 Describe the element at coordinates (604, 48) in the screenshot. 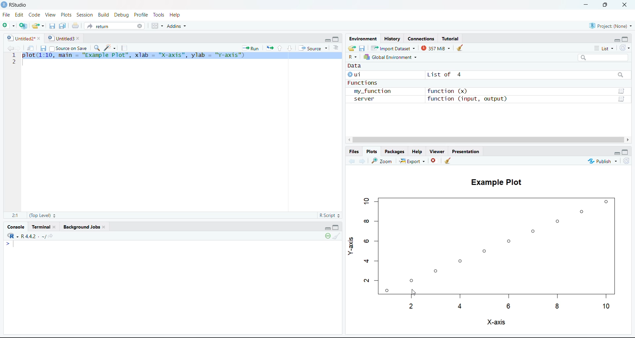

I see `List` at that location.